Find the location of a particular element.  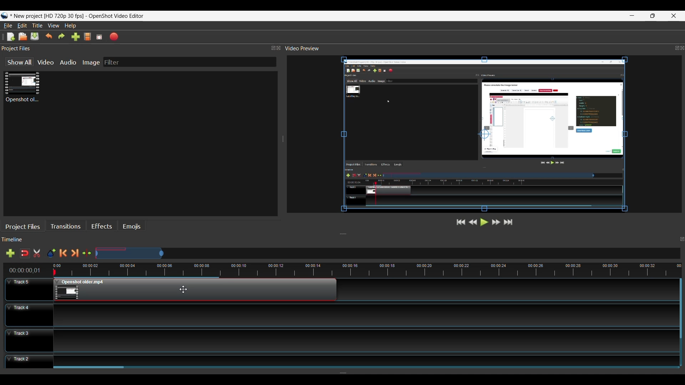

Choose File is located at coordinates (89, 37).